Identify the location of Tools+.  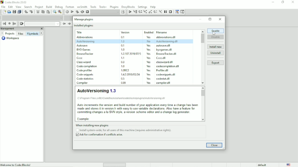
(103, 7).